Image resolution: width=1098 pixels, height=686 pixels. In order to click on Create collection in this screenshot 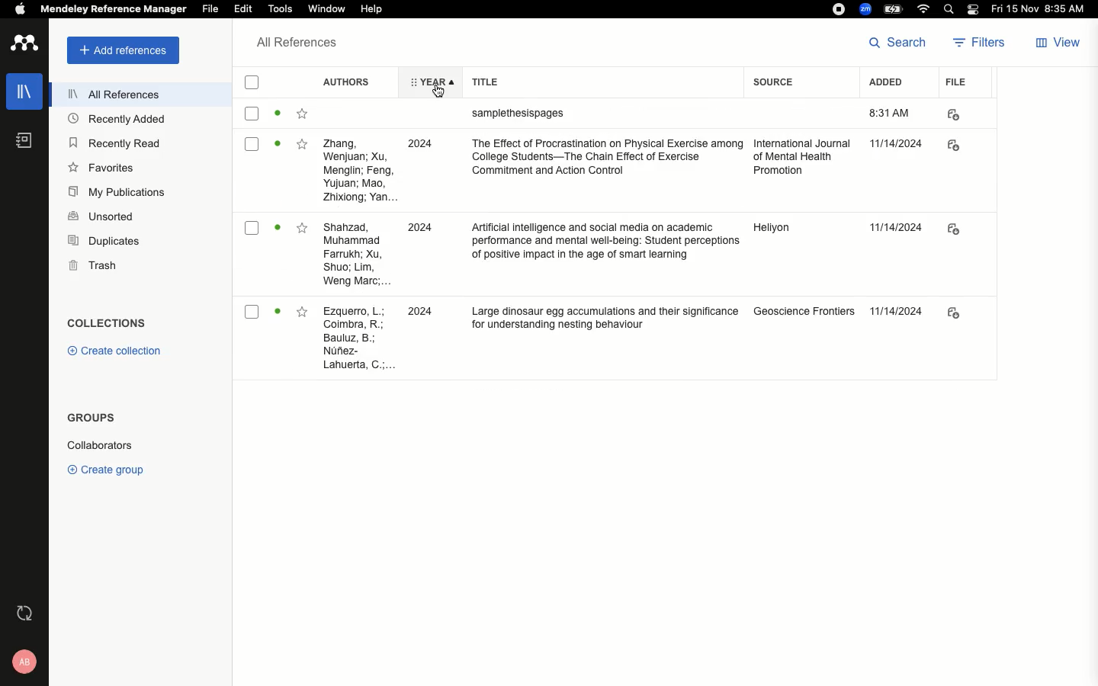, I will do `click(116, 352)`.